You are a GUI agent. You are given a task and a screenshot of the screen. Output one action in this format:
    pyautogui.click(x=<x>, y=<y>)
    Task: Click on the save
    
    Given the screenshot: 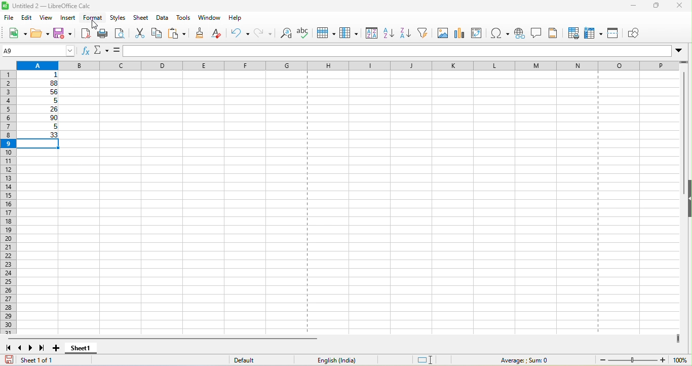 What is the action you would take?
    pyautogui.click(x=65, y=34)
    